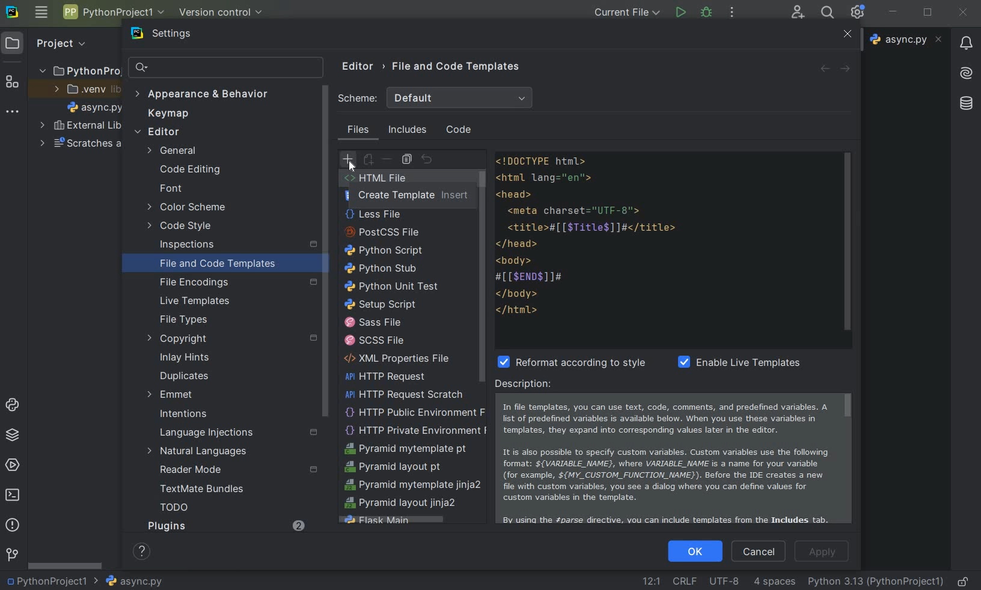 Image resolution: width=981 pixels, height=590 pixels. Describe the element at coordinates (13, 403) in the screenshot. I see `python console` at that location.